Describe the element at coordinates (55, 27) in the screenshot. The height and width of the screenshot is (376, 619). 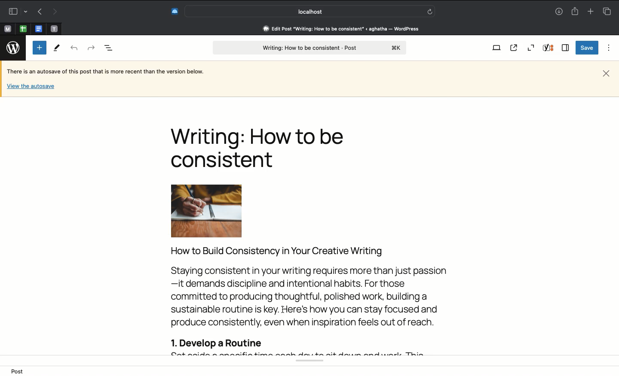
I see `pinned tab` at that location.